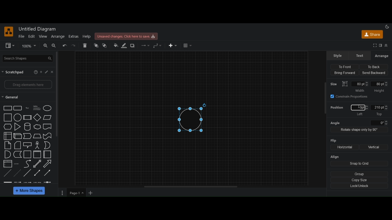 The height and width of the screenshot is (220, 392). What do you see at coordinates (28, 155) in the screenshot?
I see `Square` at bounding box center [28, 155].